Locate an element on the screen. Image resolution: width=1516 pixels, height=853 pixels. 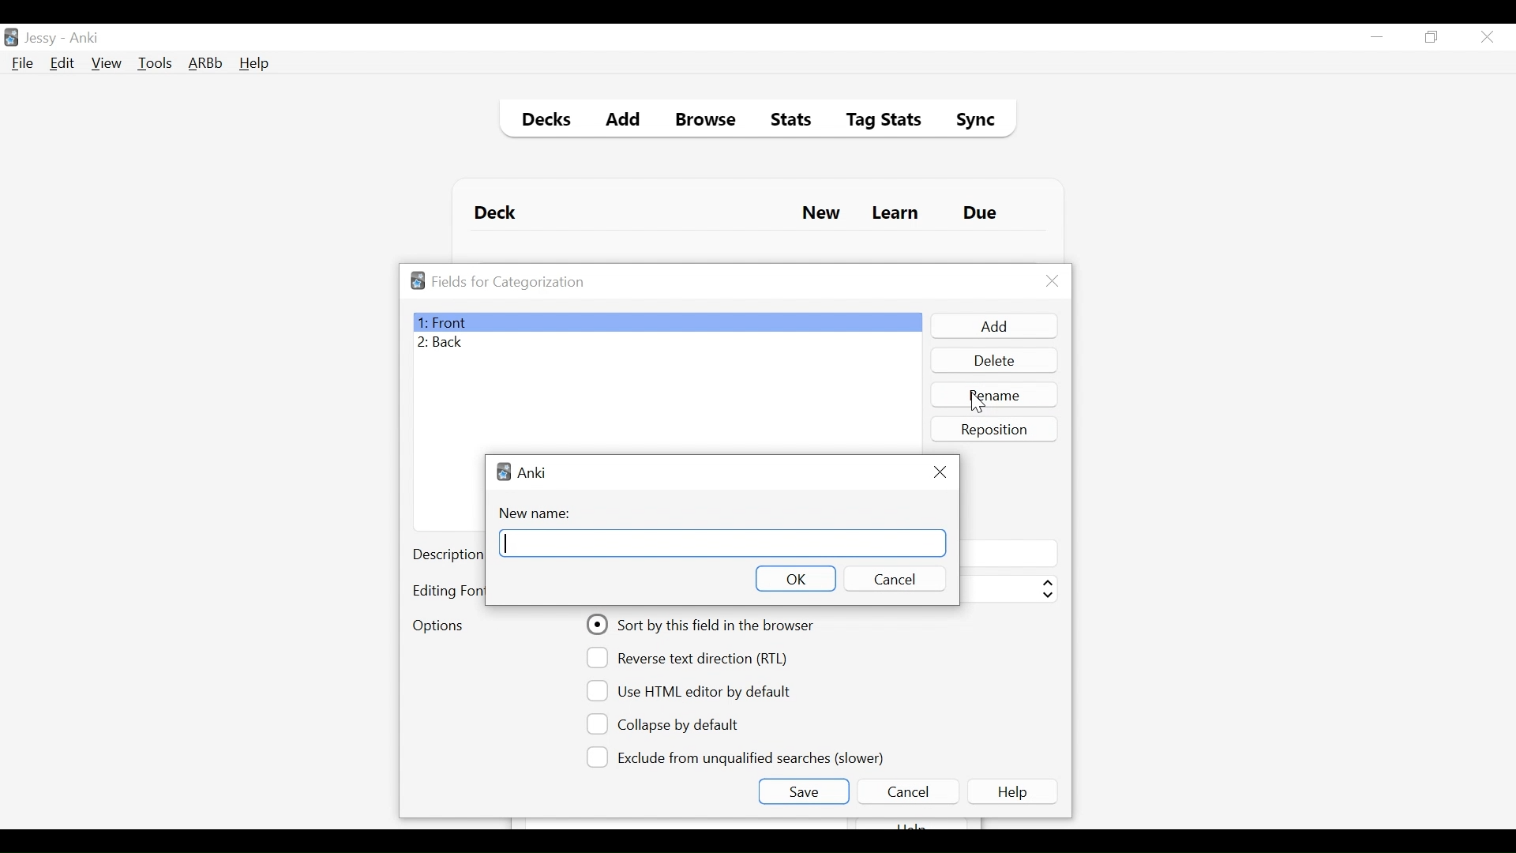
(un)select Exclude from unqualified searches is located at coordinates (738, 756).